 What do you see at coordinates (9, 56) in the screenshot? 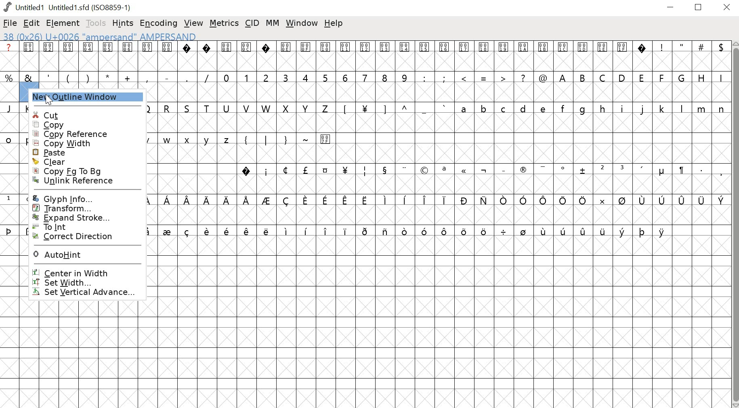
I see `a` at bounding box center [9, 56].